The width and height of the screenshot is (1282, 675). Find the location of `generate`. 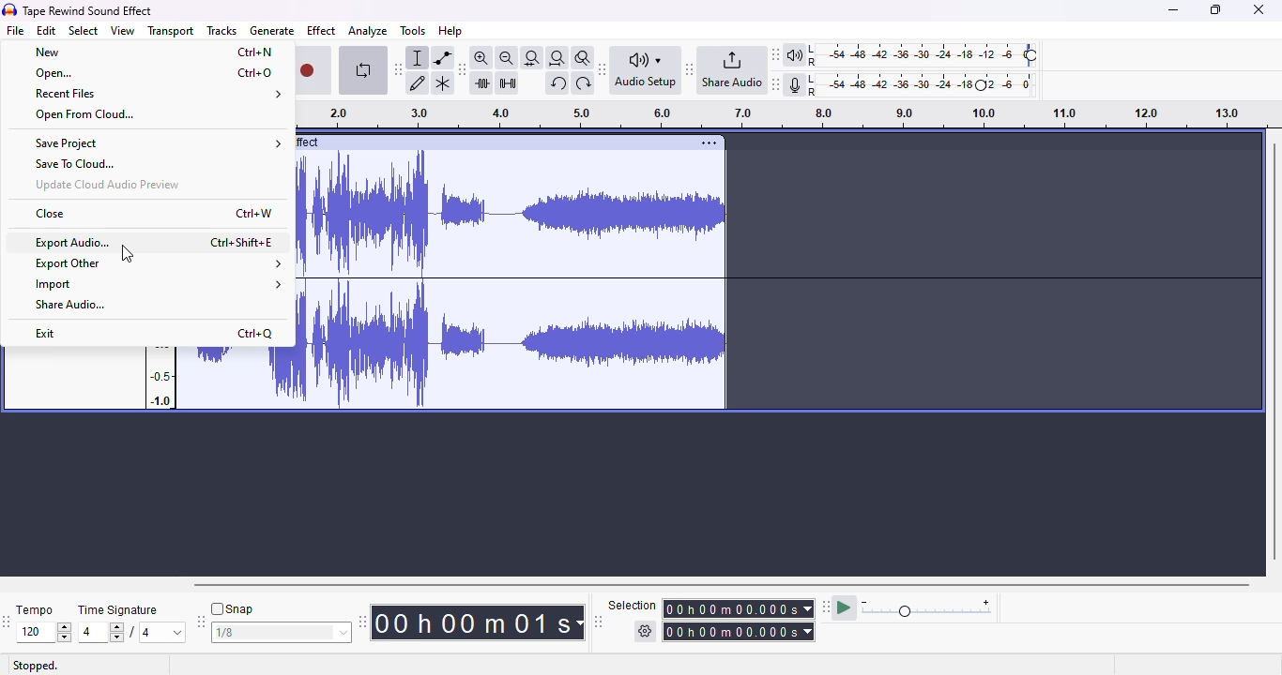

generate is located at coordinates (271, 31).